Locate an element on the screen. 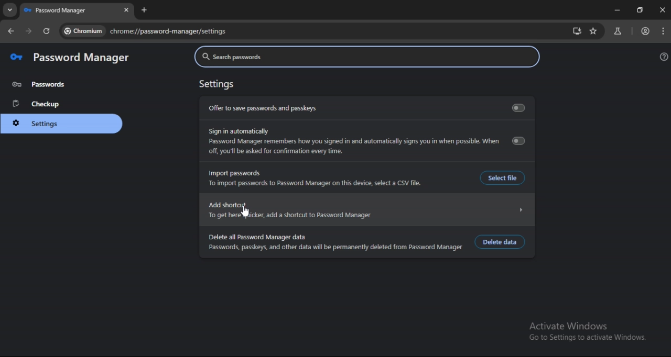  go back one page is located at coordinates (11, 31).